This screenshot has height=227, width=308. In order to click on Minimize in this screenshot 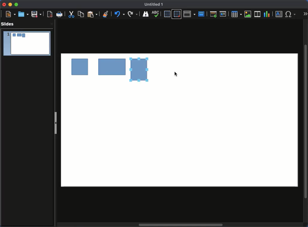, I will do `click(10, 5)`.